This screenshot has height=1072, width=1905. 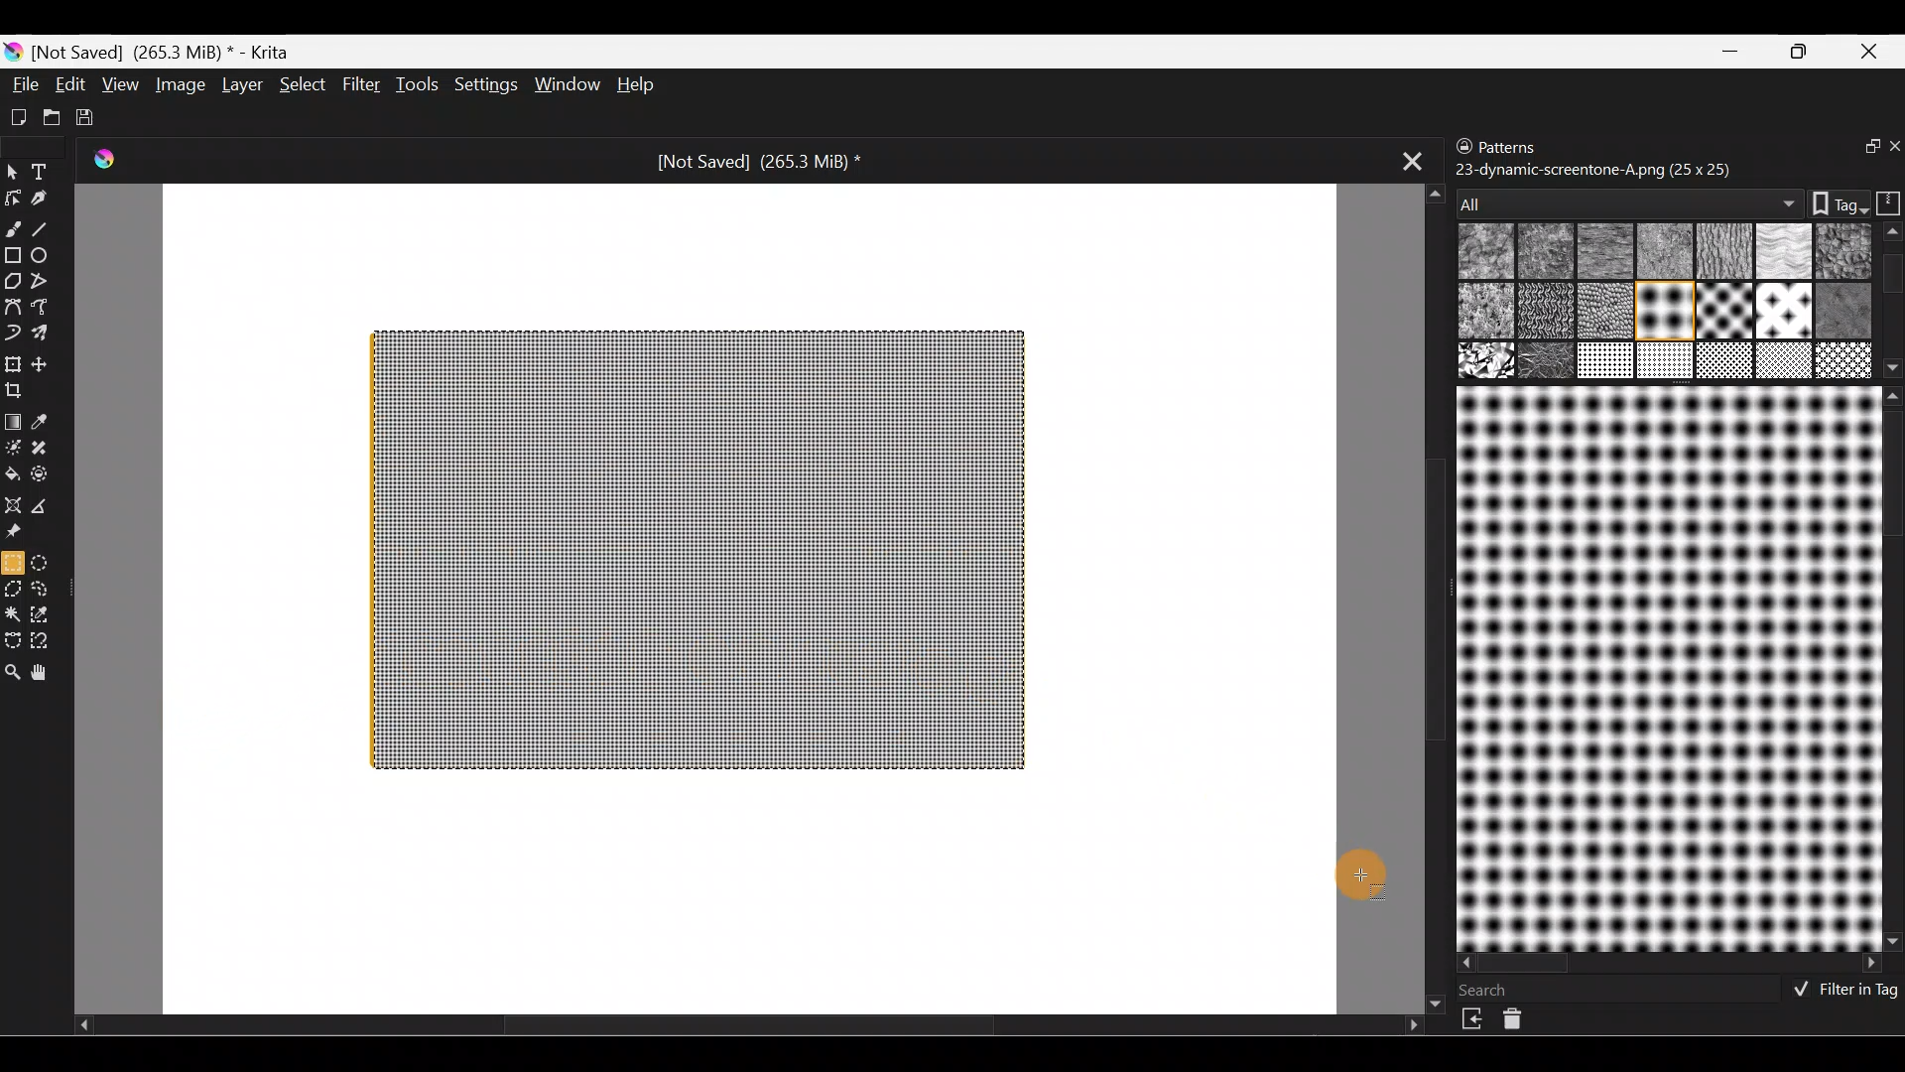 I want to click on [Not Saved] (214.5 MiB) * - Krita, so click(x=169, y=53).